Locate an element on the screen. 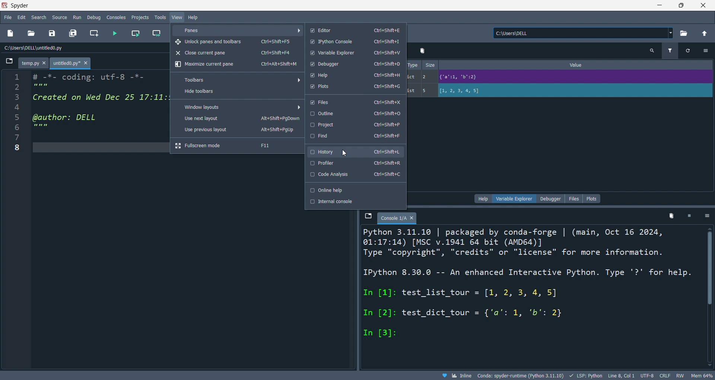 The height and width of the screenshot is (380, 715). delete is located at coordinates (423, 51).